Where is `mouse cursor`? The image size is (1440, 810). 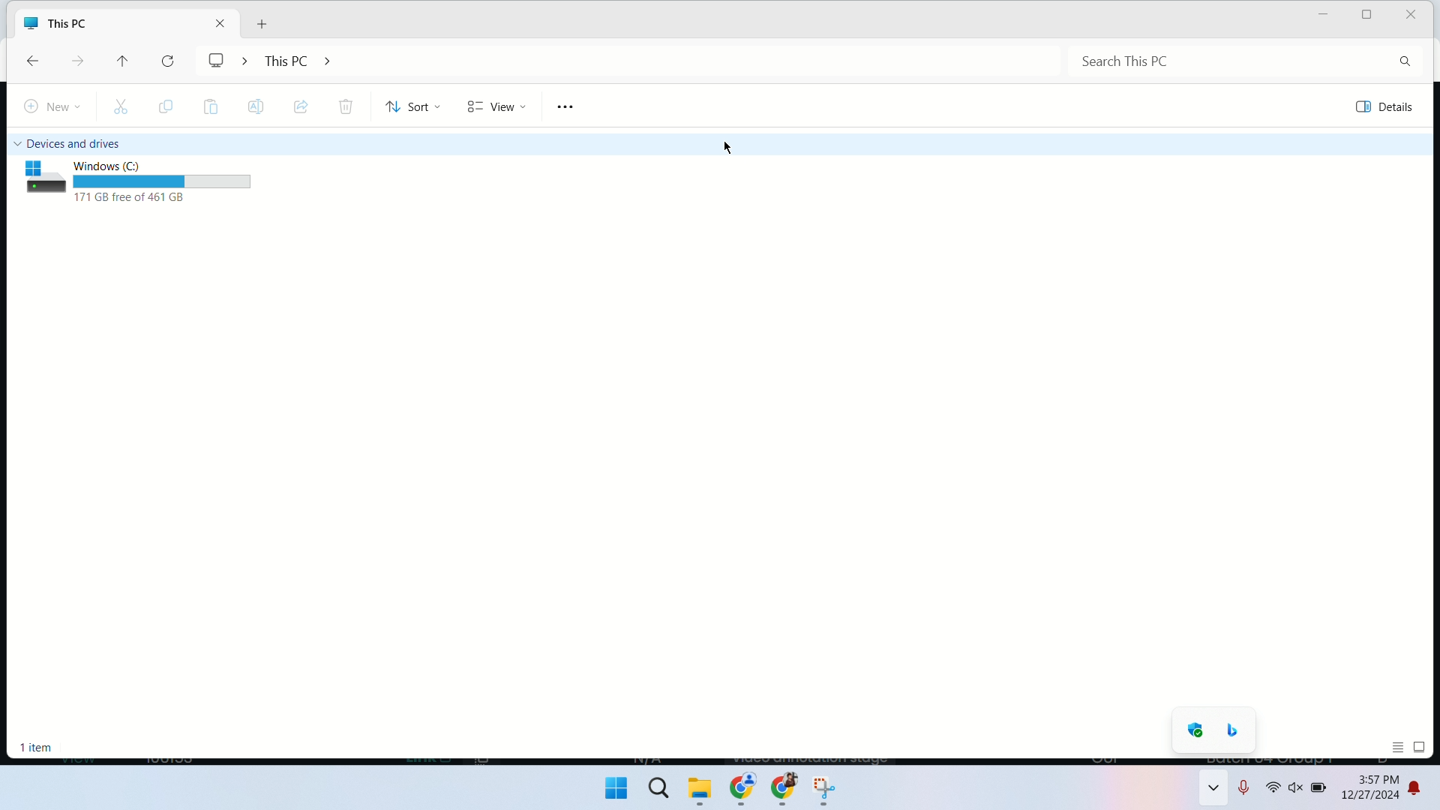
mouse cursor is located at coordinates (727, 146).